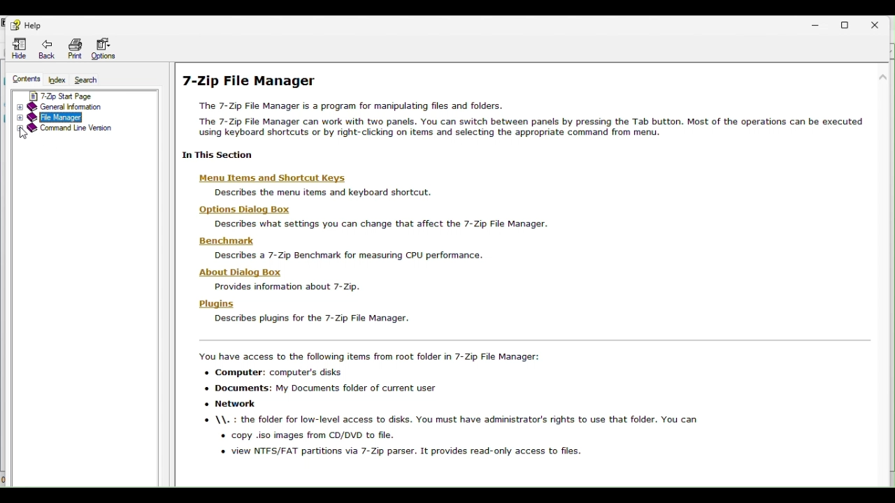 The width and height of the screenshot is (895, 503). What do you see at coordinates (82, 117) in the screenshot?
I see `File manager ` at bounding box center [82, 117].